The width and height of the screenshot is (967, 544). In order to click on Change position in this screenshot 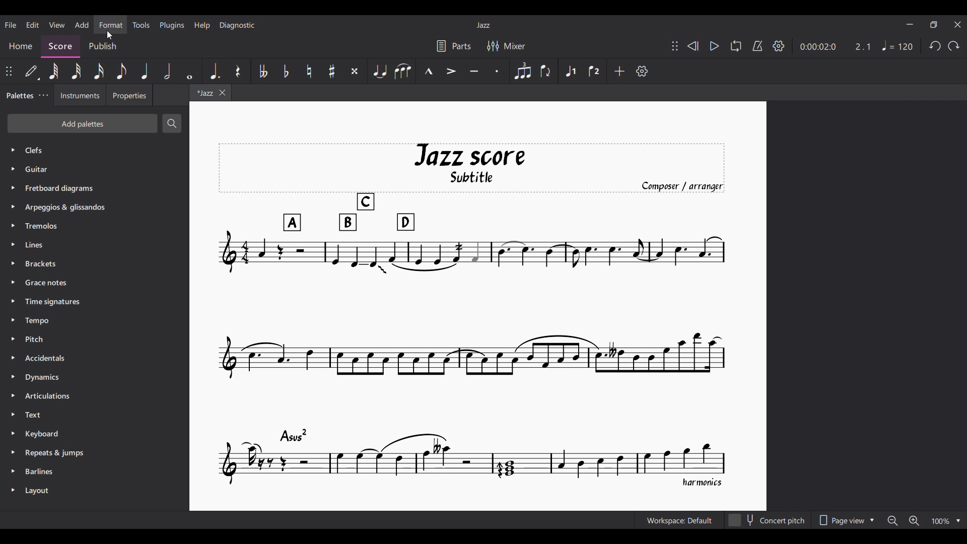, I will do `click(675, 46)`.